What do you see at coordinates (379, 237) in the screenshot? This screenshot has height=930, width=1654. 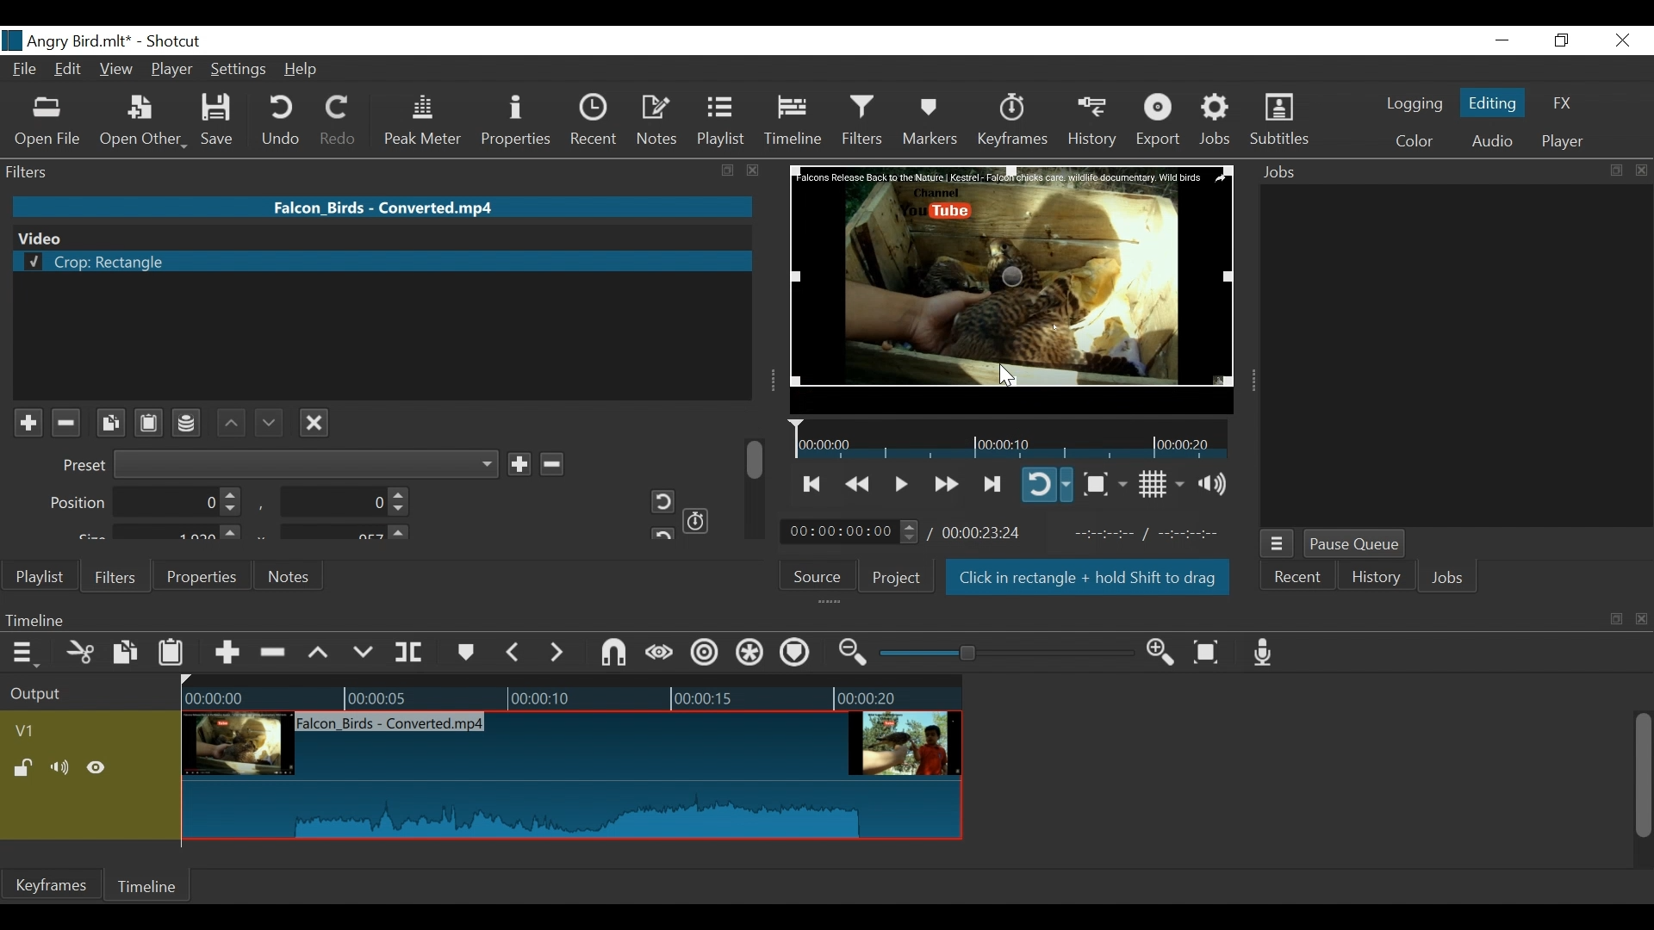 I see `Video` at bounding box center [379, 237].